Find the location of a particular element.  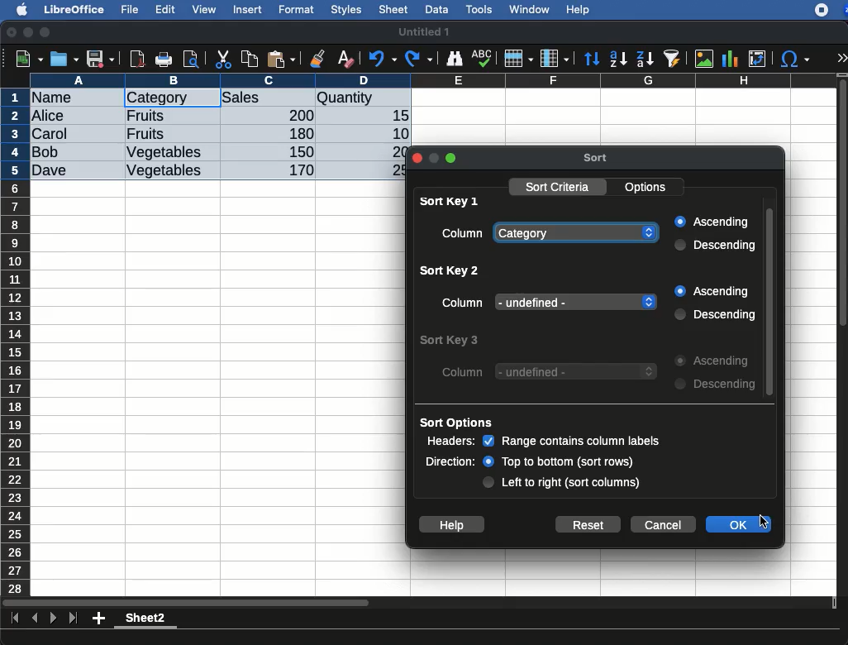

15 is located at coordinates (396, 116).